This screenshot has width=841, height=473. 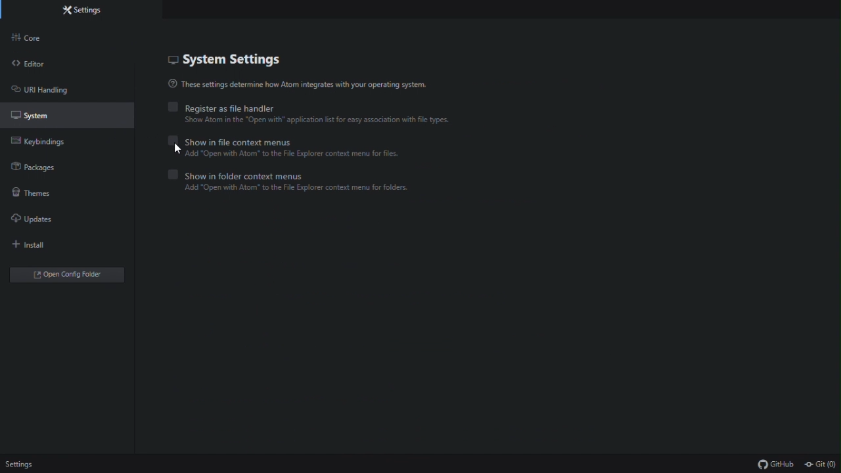 I want to click on  These settings determine how Atom integrates with your operating system., so click(x=299, y=85).